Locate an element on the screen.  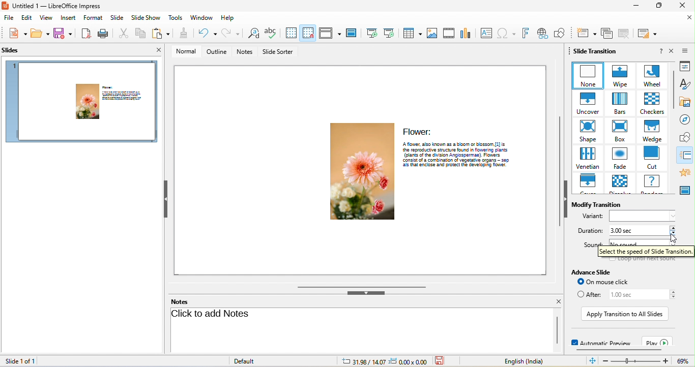
new is located at coordinates (16, 35).